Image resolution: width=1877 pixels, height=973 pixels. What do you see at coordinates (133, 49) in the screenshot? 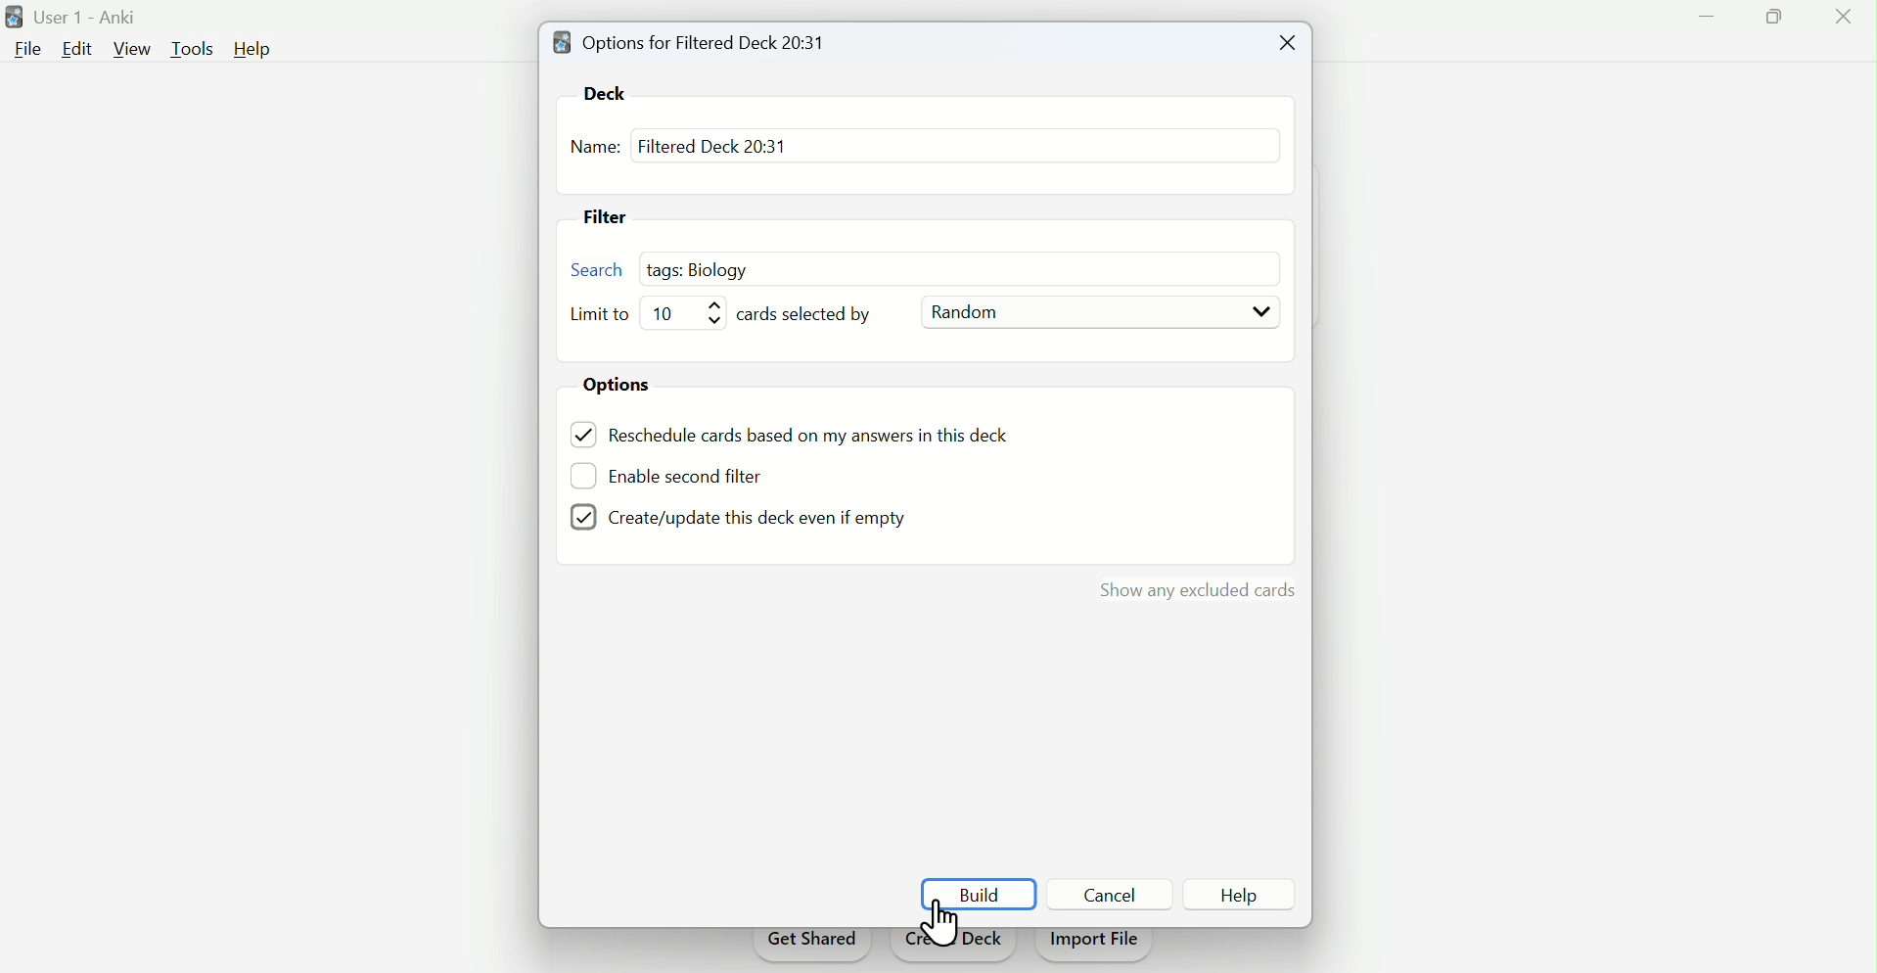
I see `View` at bounding box center [133, 49].